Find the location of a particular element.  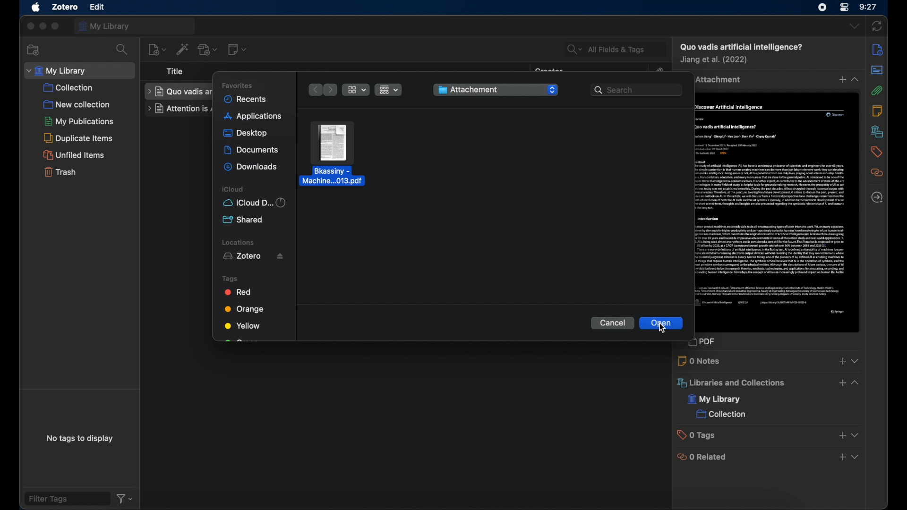

add items by identifier is located at coordinates (182, 49).